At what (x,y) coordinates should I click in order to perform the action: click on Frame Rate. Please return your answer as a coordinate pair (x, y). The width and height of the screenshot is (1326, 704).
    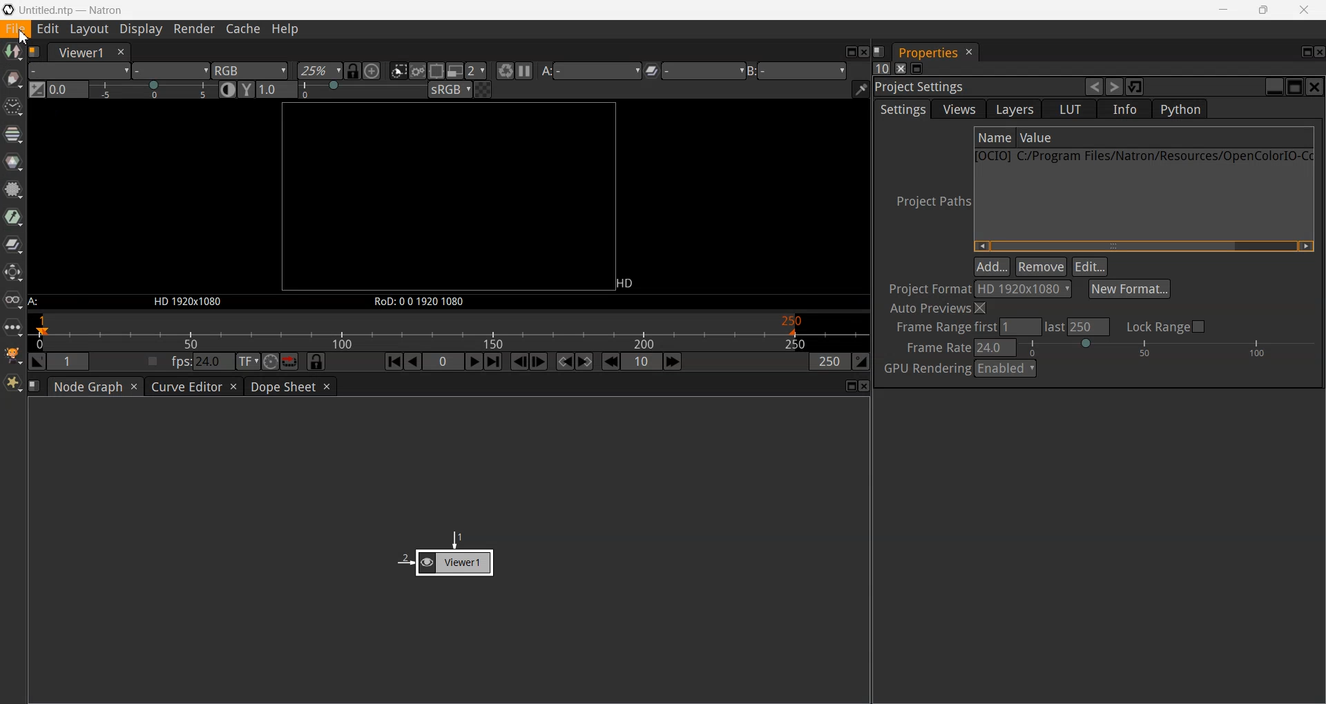
    Looking at the image, I should click on (935, 348).